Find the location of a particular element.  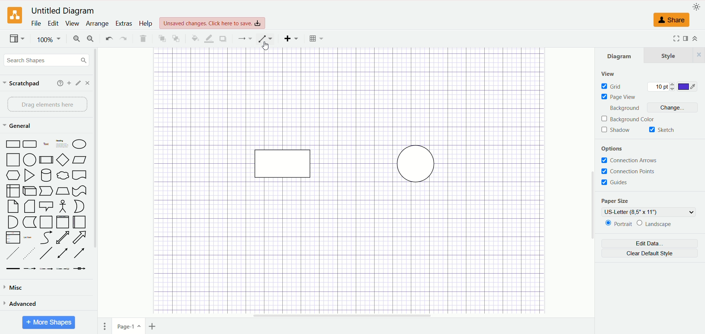

background is located at coordinates (622, 109).